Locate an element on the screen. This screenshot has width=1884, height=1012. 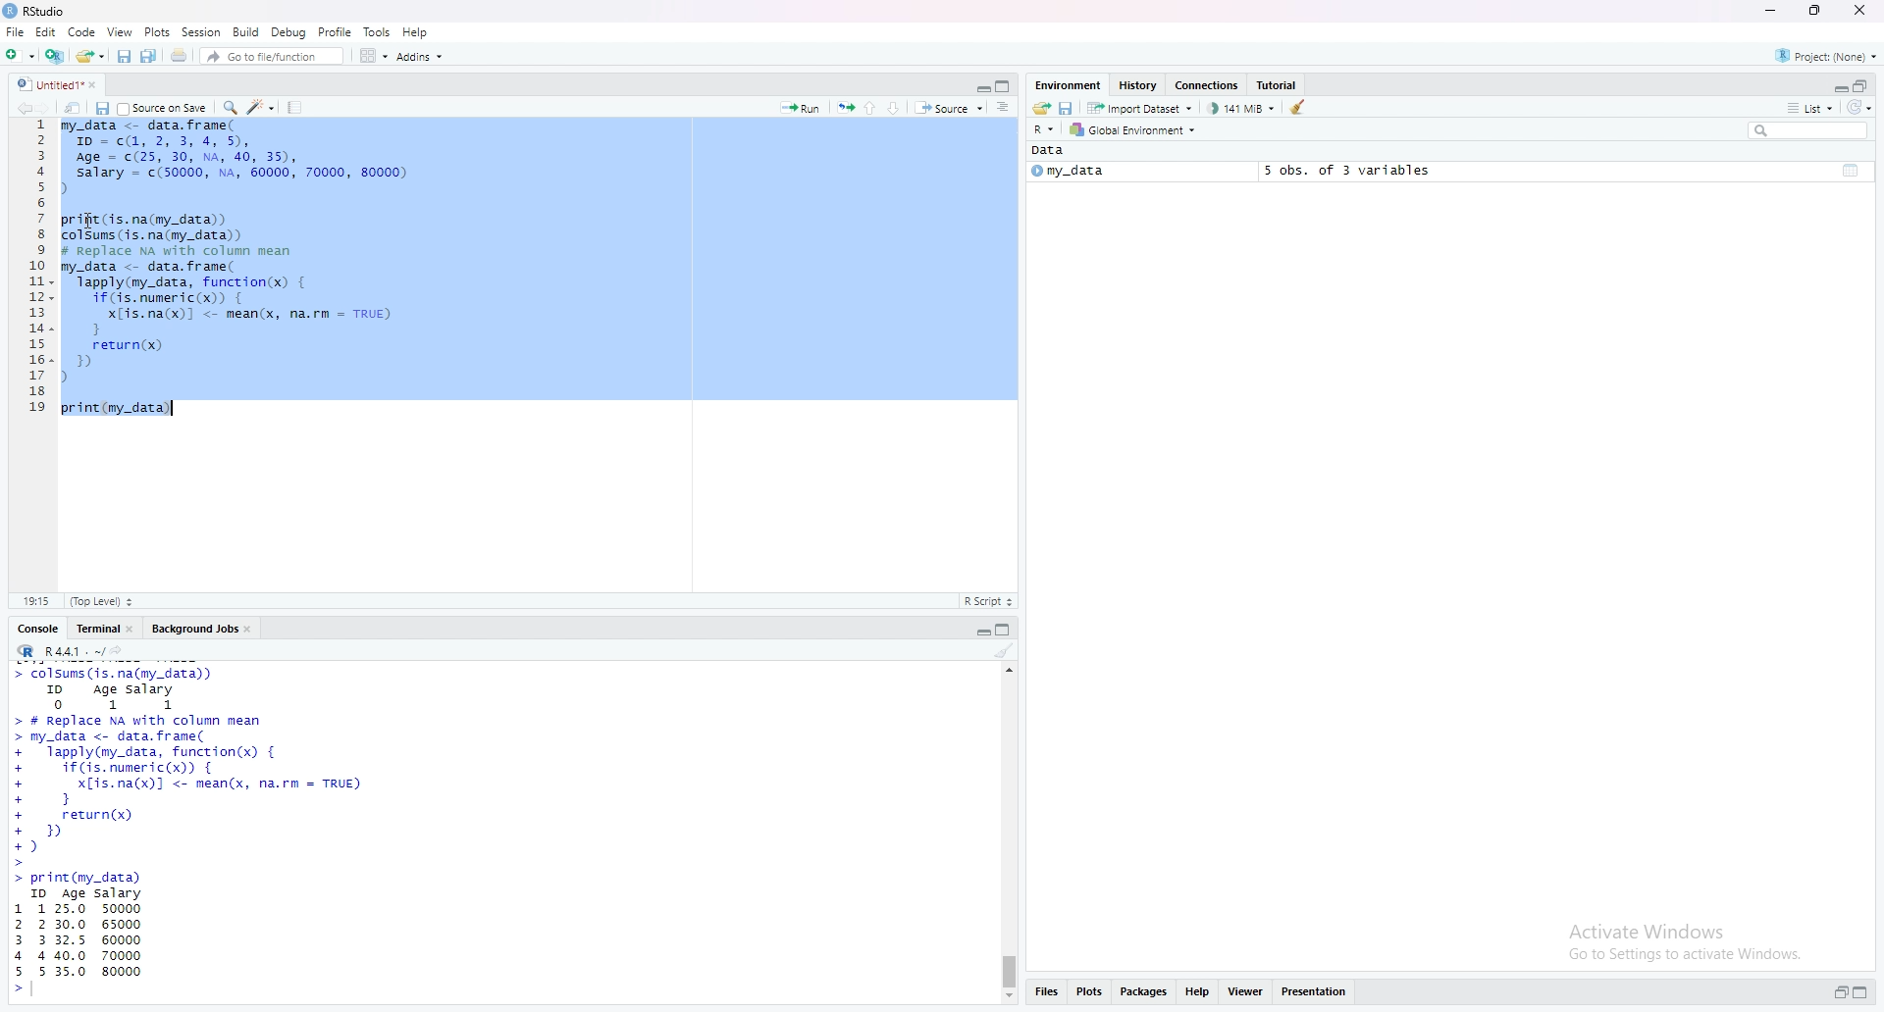
Data is located at coordinates (1049, 151).